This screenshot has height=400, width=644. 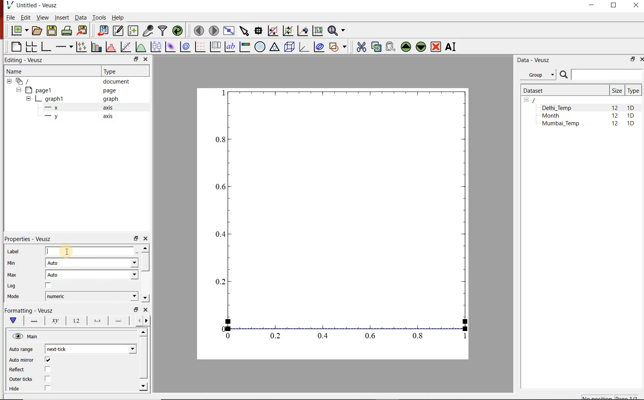 I want to click on zoom functions menu, so click(x=337, y=31).